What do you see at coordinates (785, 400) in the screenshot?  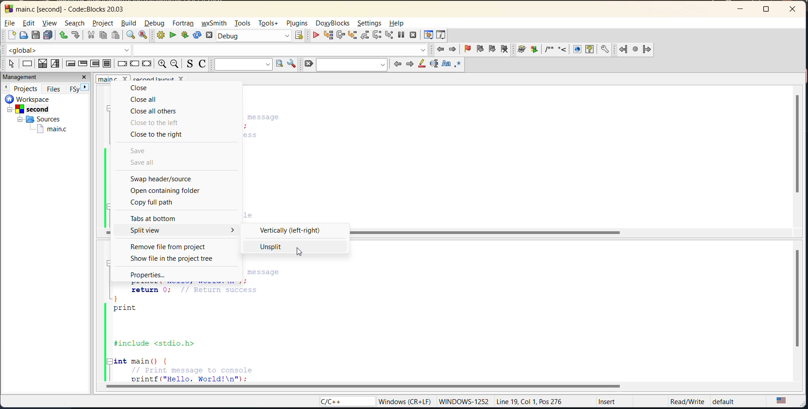 I see `text language` at bounding box center [785, 400].